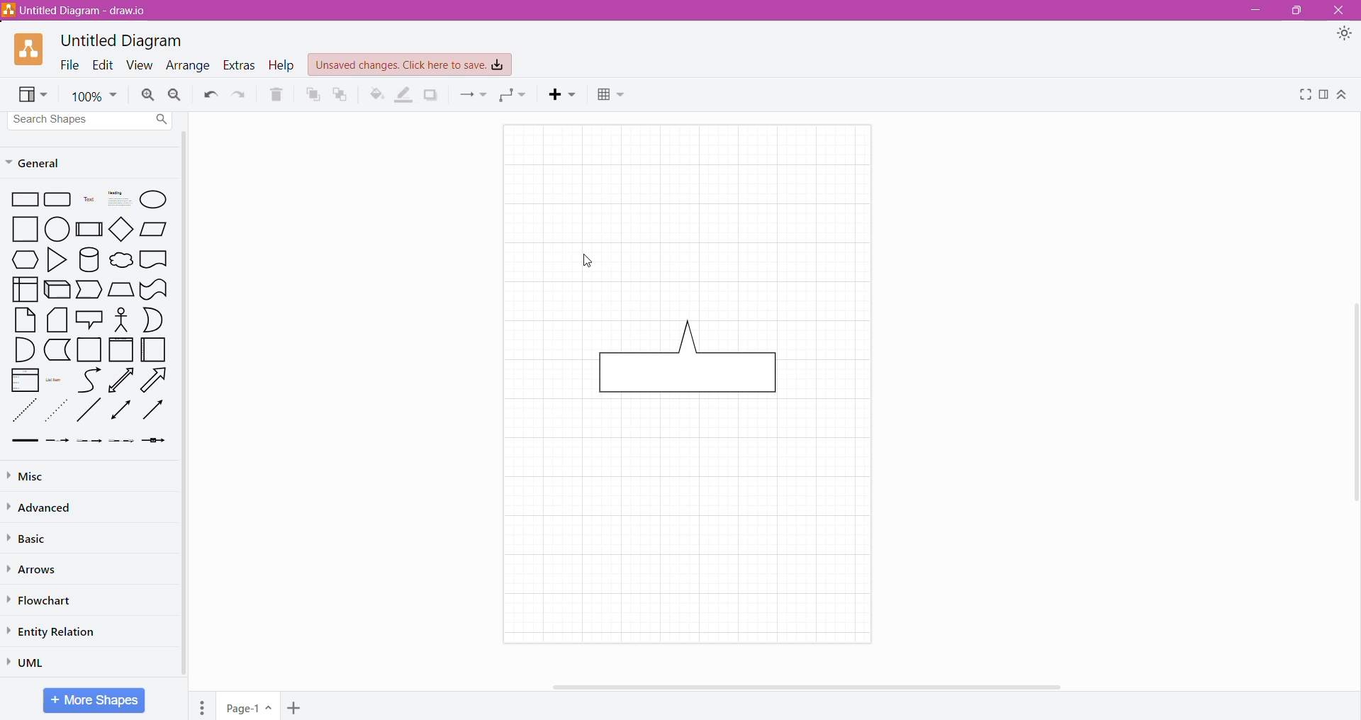 The image size is (1361, 720). I want to click on cloud, so click(120, 258).